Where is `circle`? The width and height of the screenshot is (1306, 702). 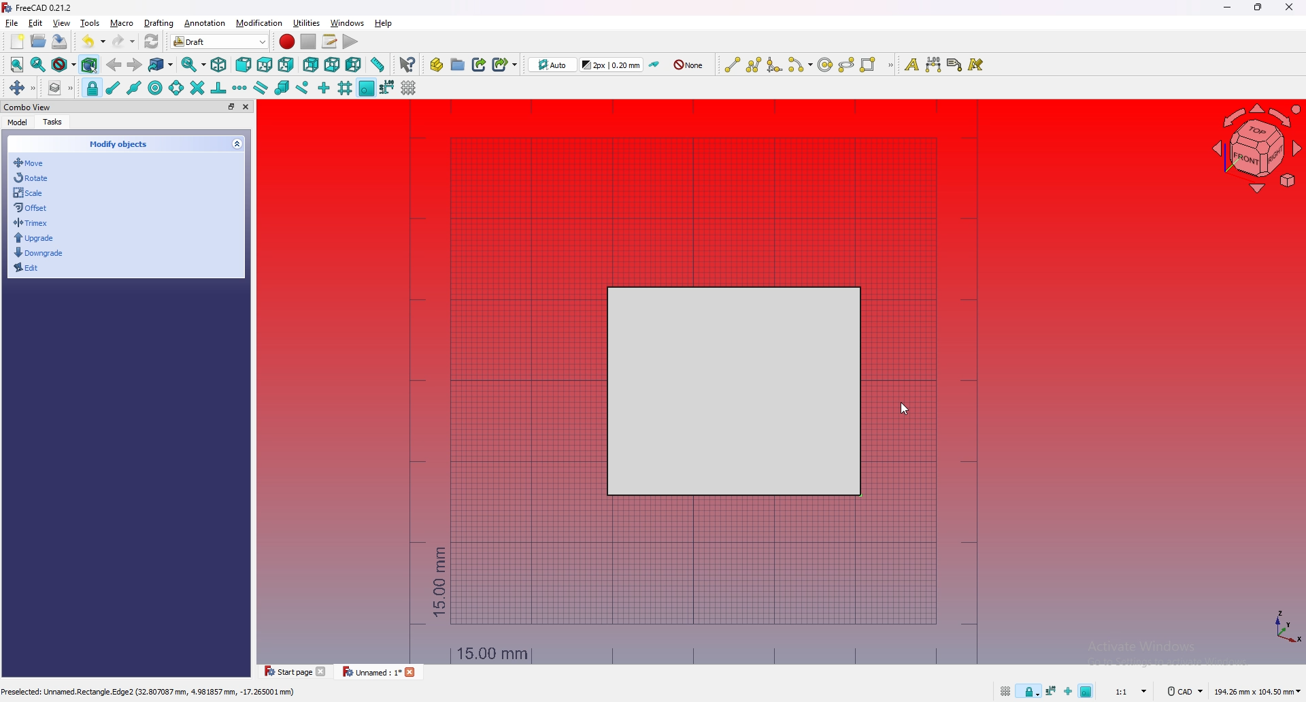
circle is located at coordinates (824, 64).